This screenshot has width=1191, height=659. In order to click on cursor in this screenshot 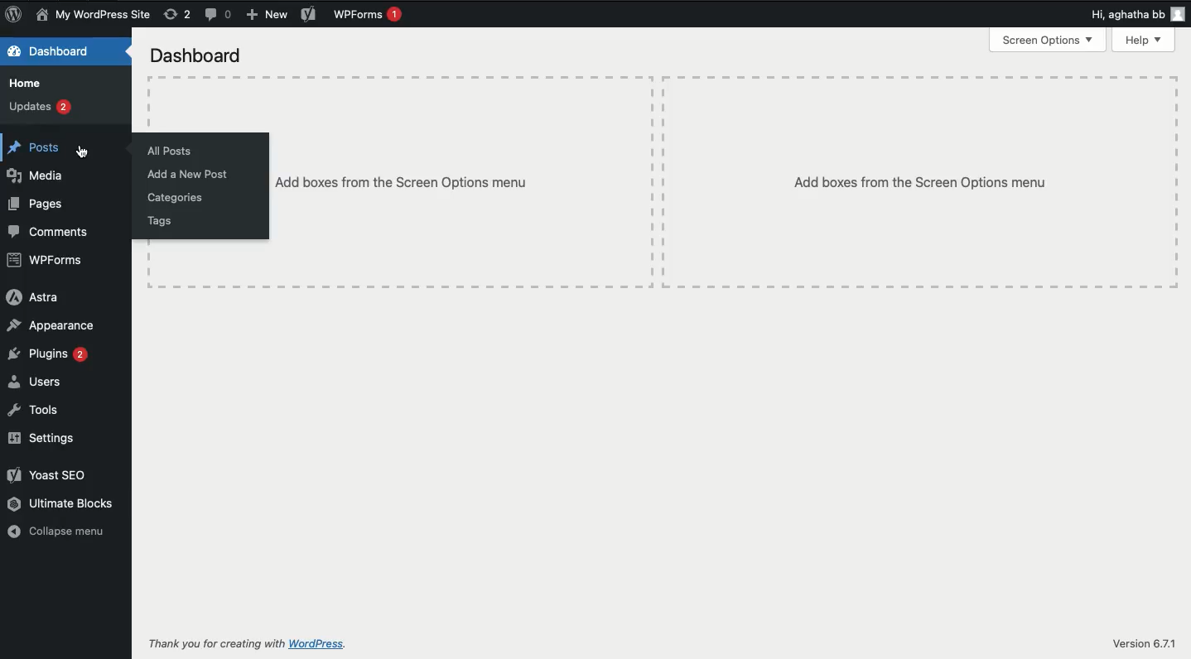, I will do `click(85, 152)`.